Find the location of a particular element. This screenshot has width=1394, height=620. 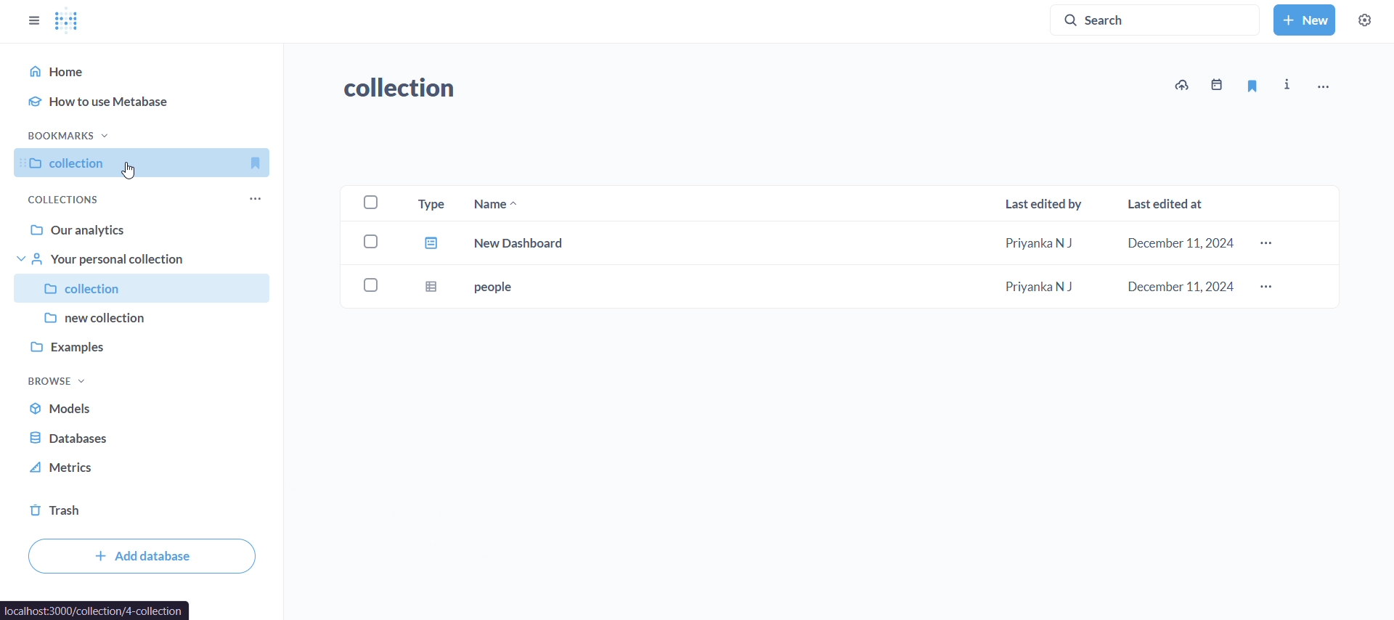

collection is located at coordinates (148, 162).